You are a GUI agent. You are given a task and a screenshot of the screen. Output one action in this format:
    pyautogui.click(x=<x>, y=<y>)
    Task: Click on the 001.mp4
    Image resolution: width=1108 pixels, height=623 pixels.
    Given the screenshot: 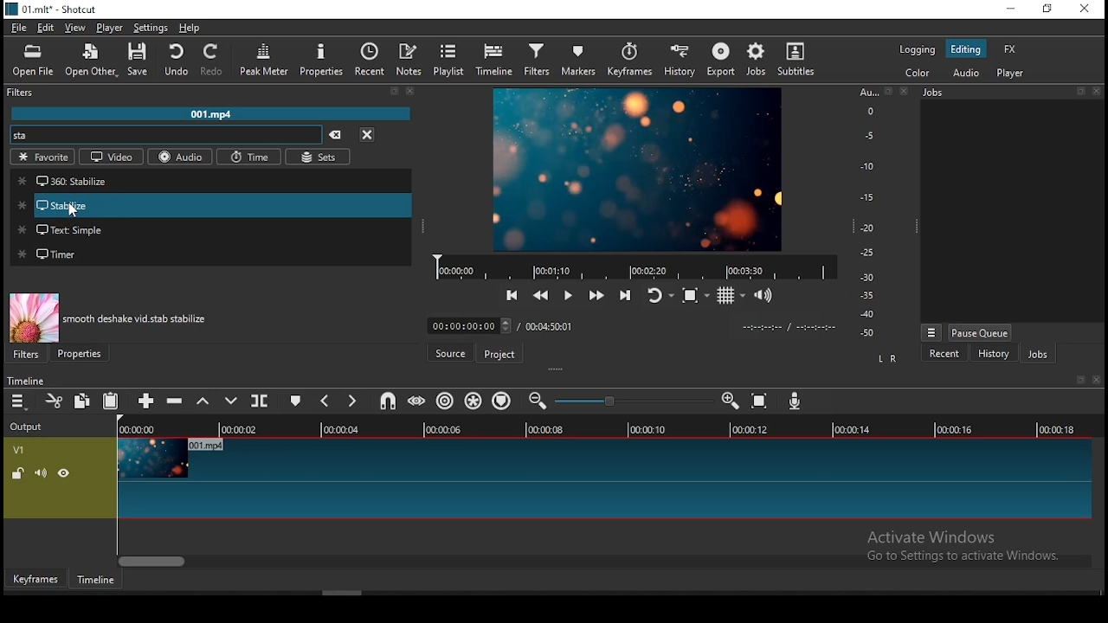 What is the action you would take?
    pyautogui.click(x=215, y=114)
    